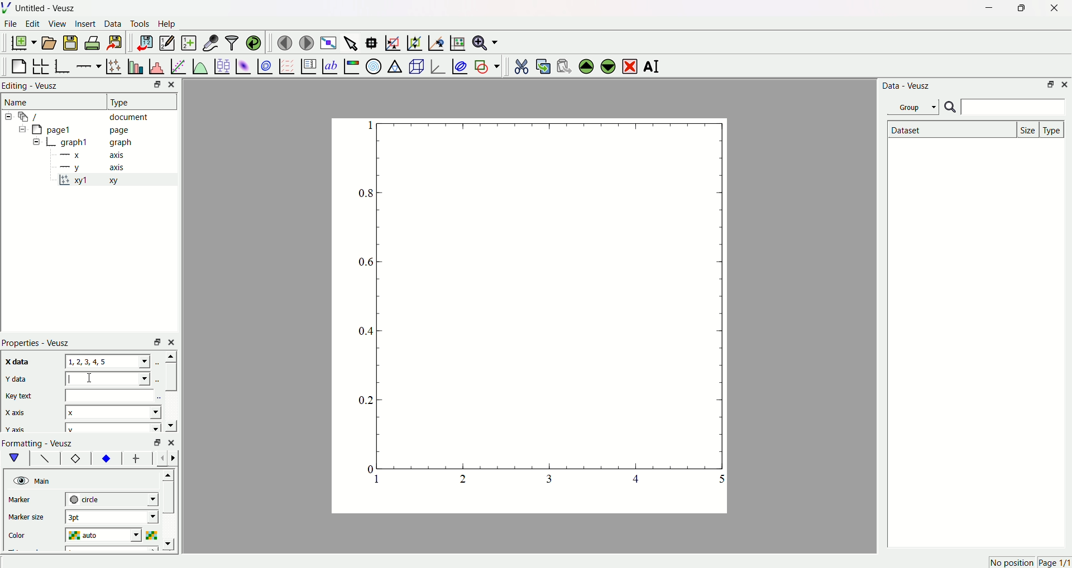  Describe the element at coordinates (173, 341) in the screenshot. I see `close` at that location.